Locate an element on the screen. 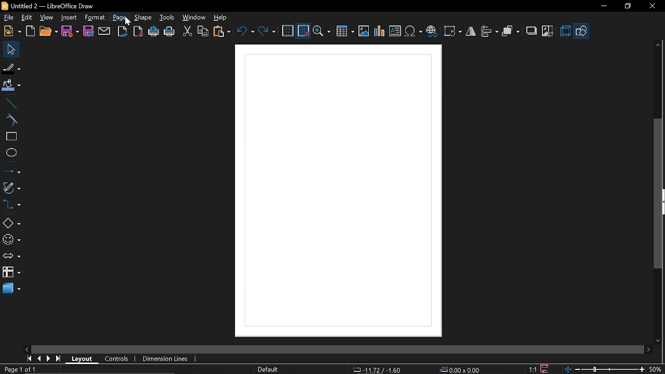 This screenshot has height=374, width=665. Connectors is located at coordinates (11, 204).